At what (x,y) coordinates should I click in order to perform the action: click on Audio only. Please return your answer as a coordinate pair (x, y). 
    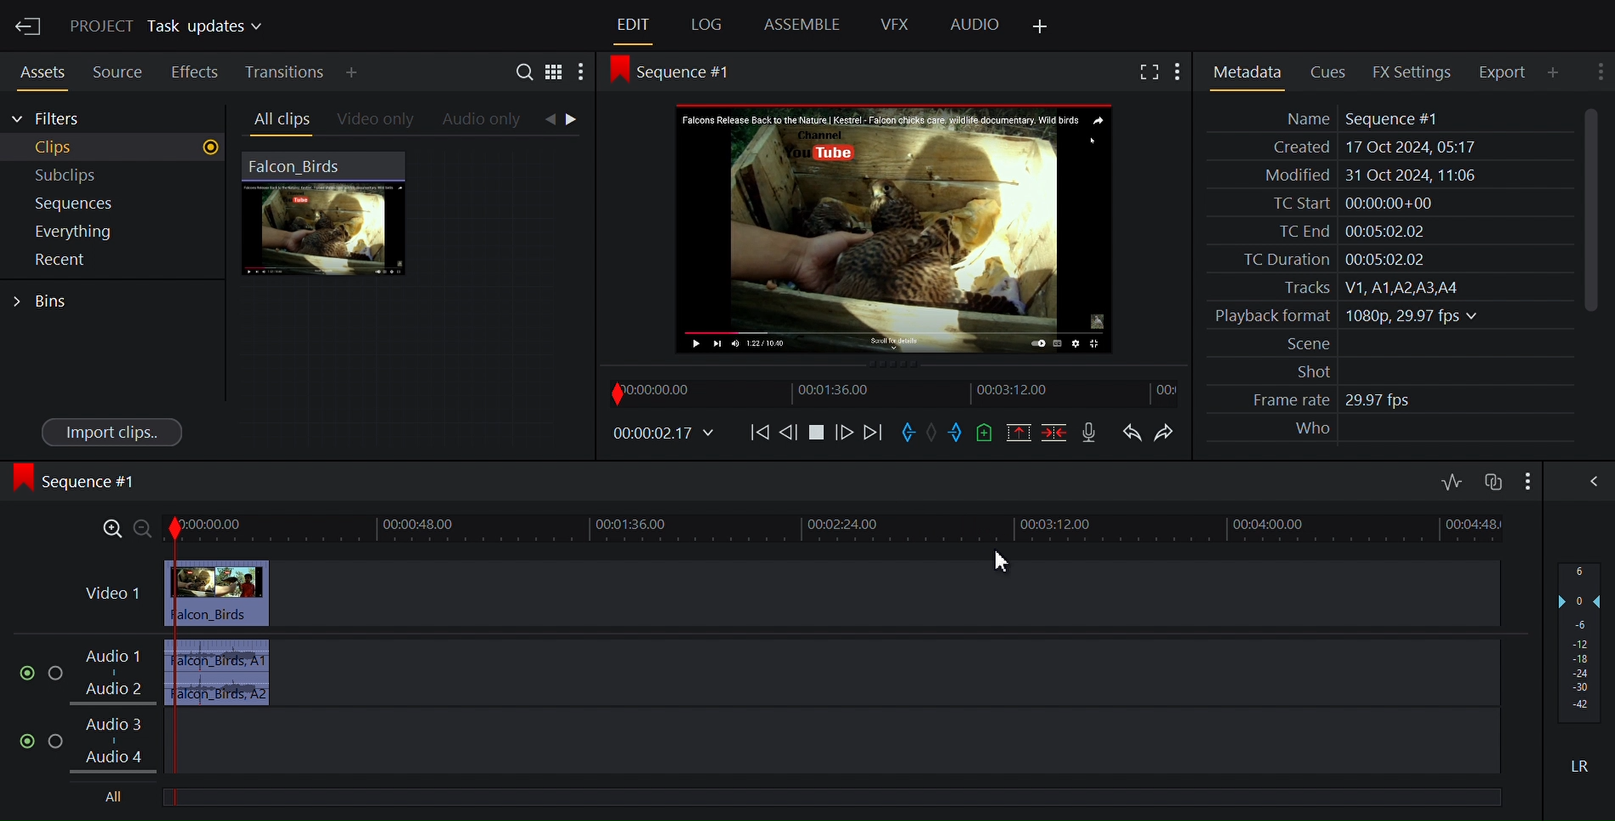
    Looking at the image, I should click on (486, 120).